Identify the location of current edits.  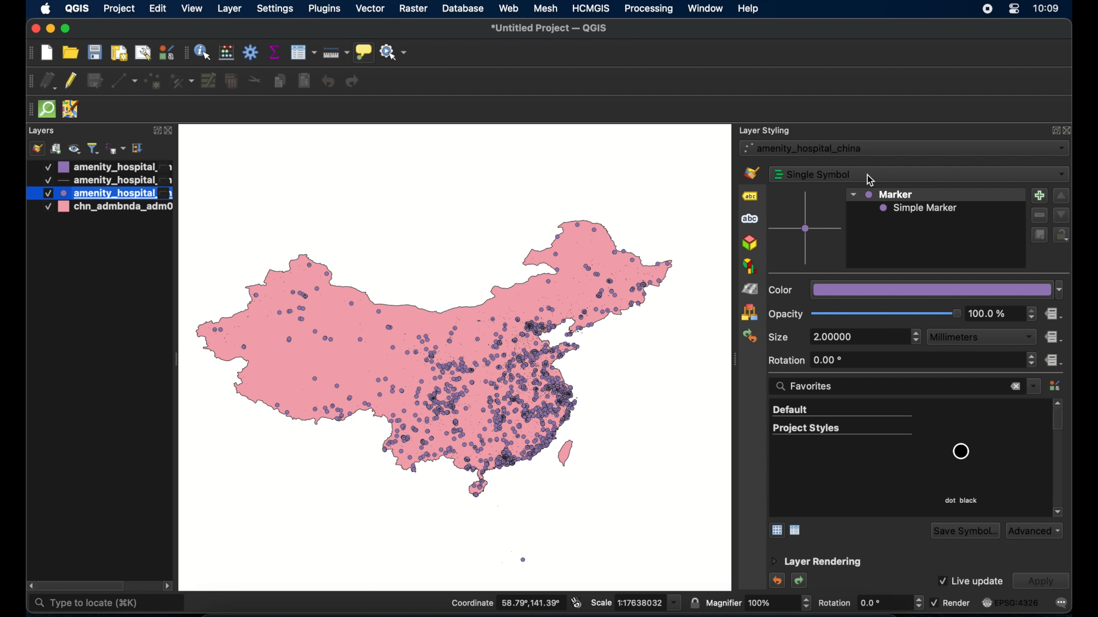
(48, 80).